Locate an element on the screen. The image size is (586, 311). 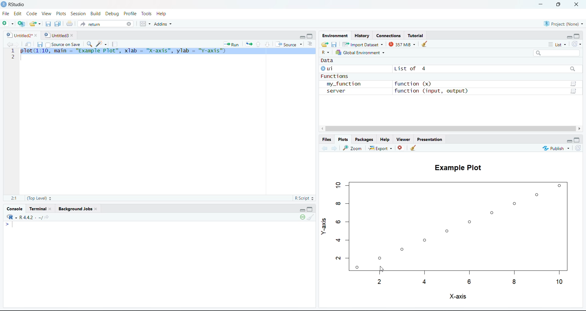
Source on Save is located at coordinates (63, 44).